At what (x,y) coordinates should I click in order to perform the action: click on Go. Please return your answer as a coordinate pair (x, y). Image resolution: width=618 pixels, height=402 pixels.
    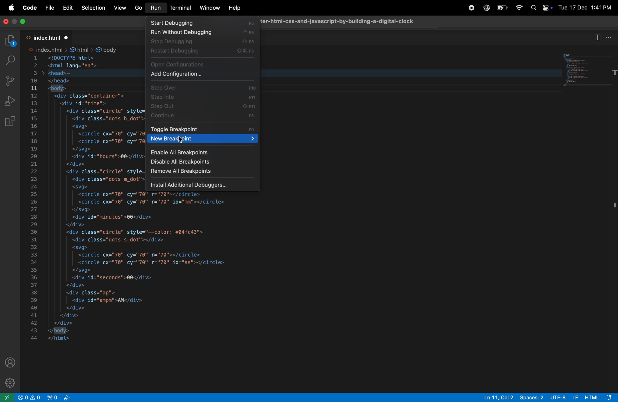
    Looking at the image, I should click on (138, 8).